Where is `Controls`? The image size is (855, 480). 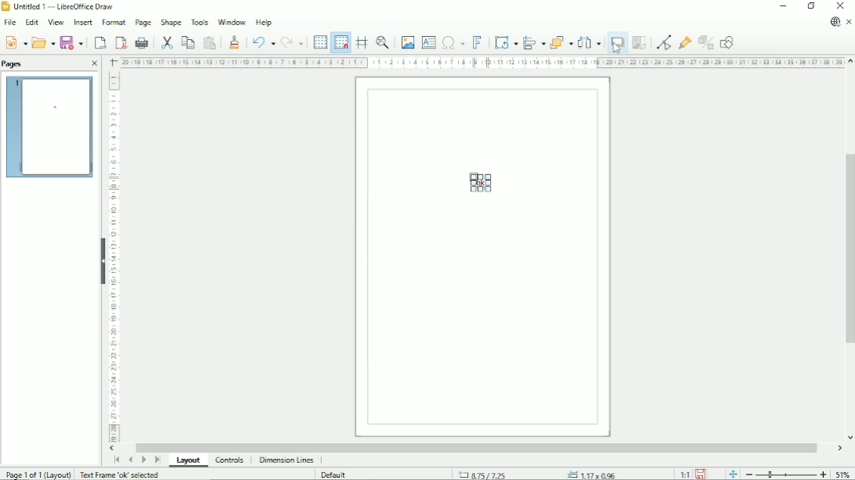
Controls is located at coordinates (229, 460).